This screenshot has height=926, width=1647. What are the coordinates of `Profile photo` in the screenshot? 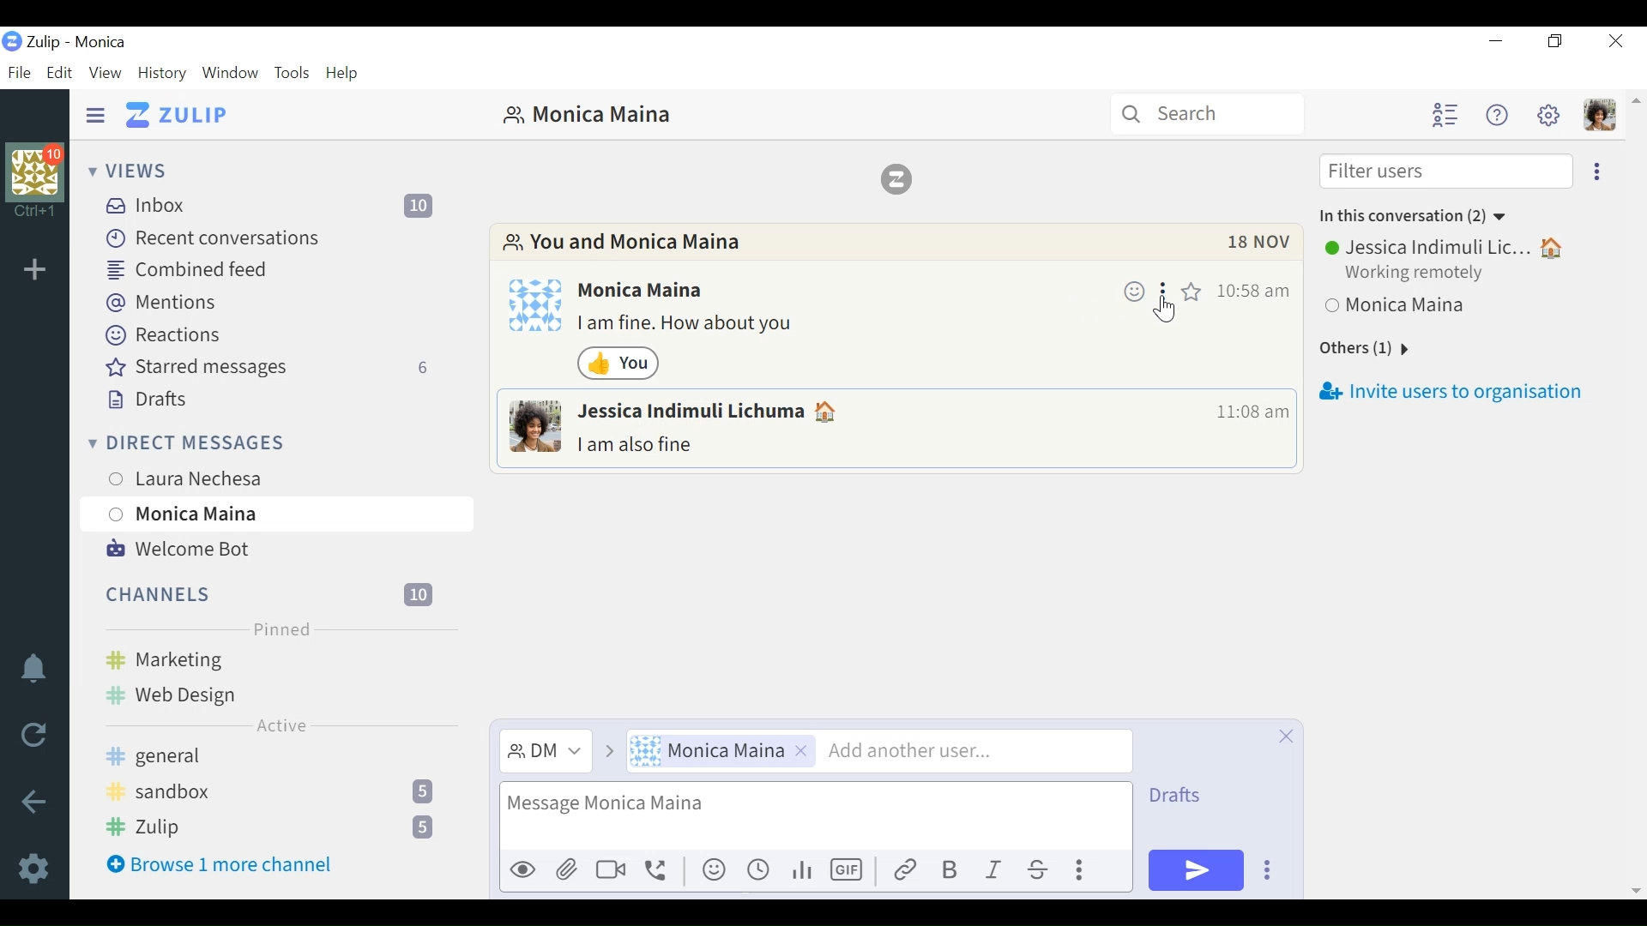 It's located at (534, 427).